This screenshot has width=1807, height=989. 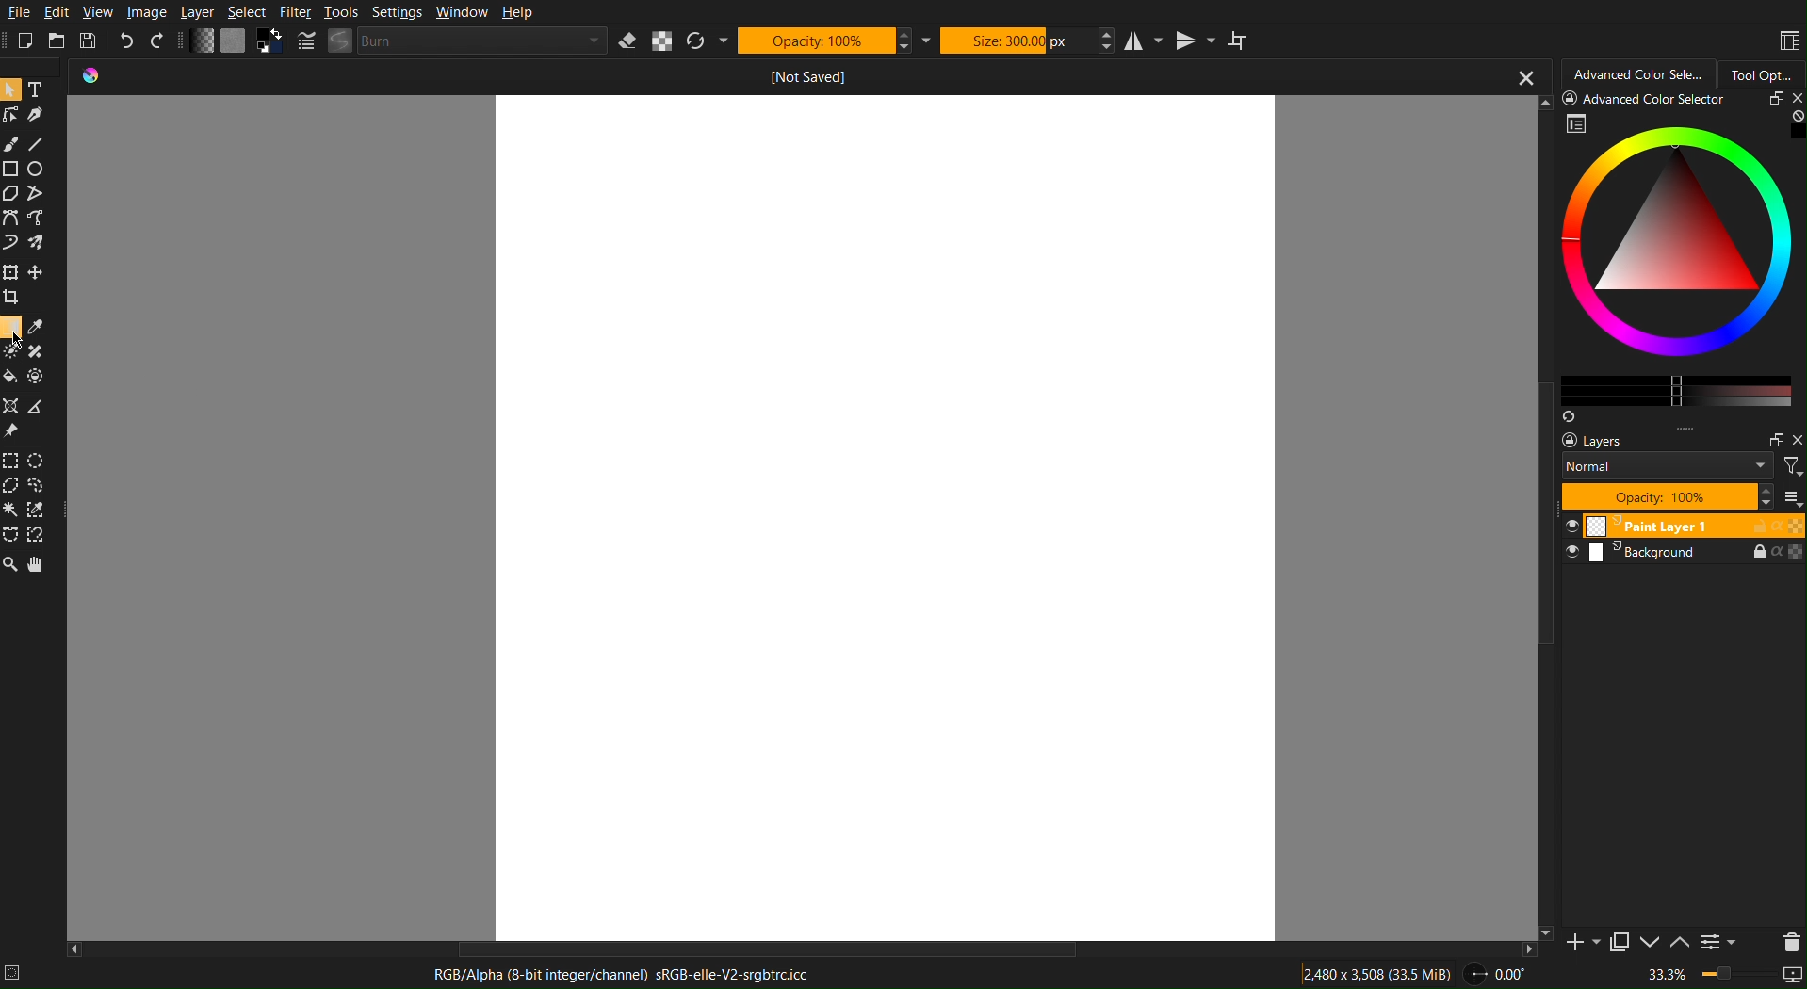 What do you see at coordinates (1672, 255) in the screenshot?
I see `Advanced Color Selector` at bounding box center [1672, 255].